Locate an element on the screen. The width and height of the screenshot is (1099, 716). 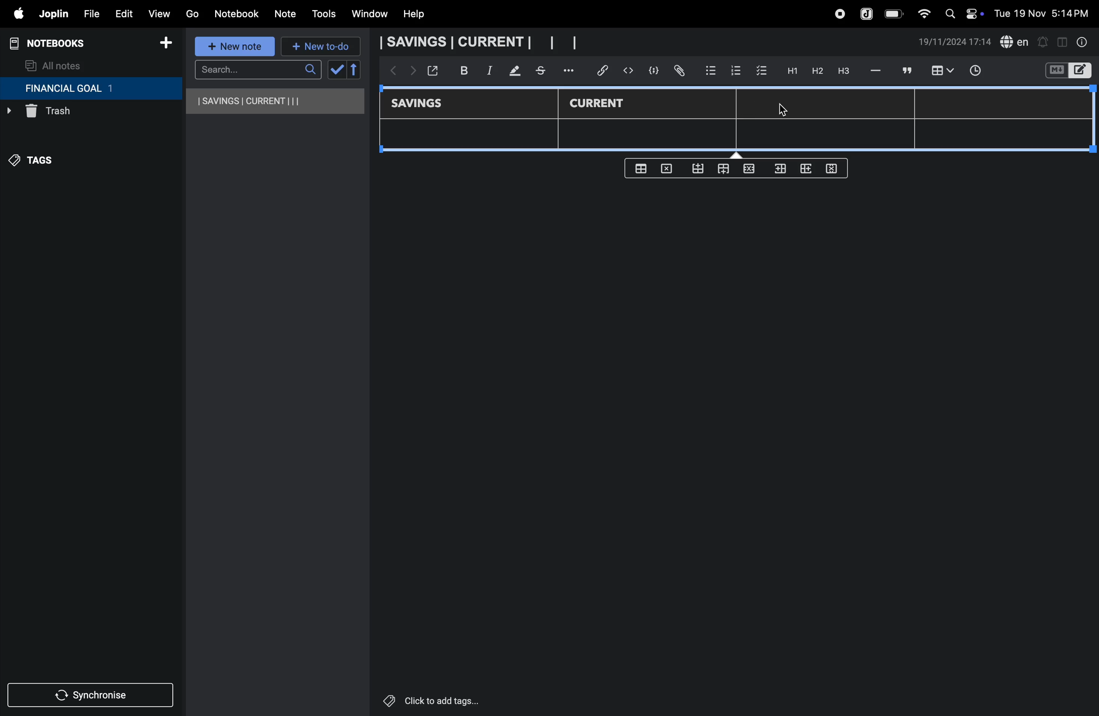
from top is located at coordinates (721, 170).